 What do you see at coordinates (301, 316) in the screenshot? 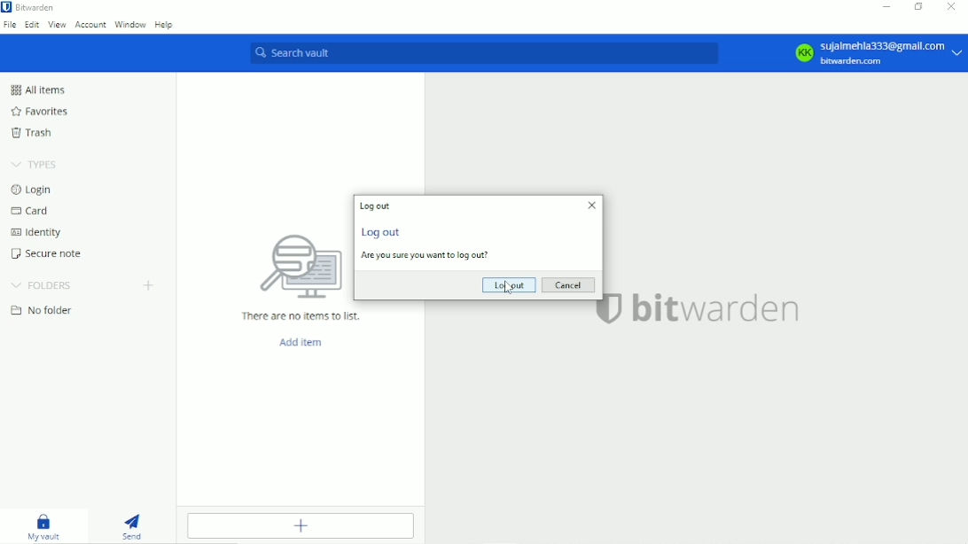
I see `There are no items to list` at bounding box center [301, 316].